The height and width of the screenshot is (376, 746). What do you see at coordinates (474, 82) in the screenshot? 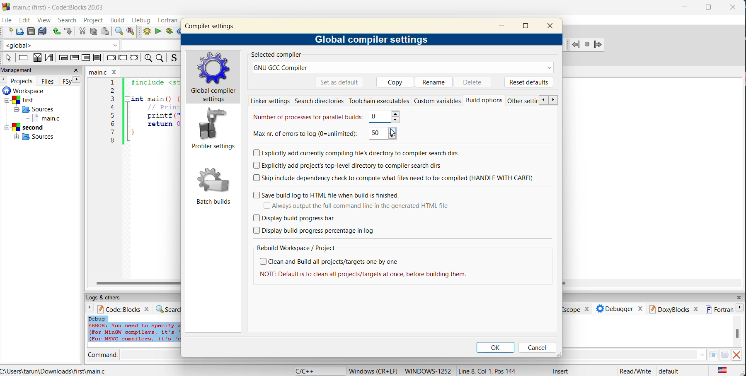
I see `delete` at bounding box center [474, 82].